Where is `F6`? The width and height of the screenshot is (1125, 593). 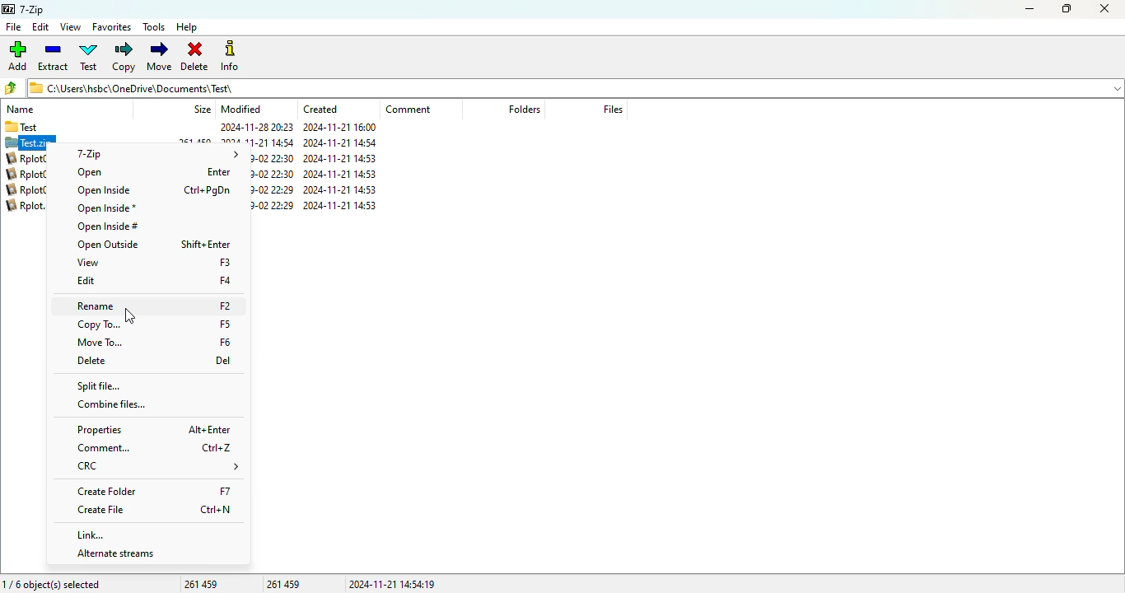
F6 is located at coordinates (226, 343).